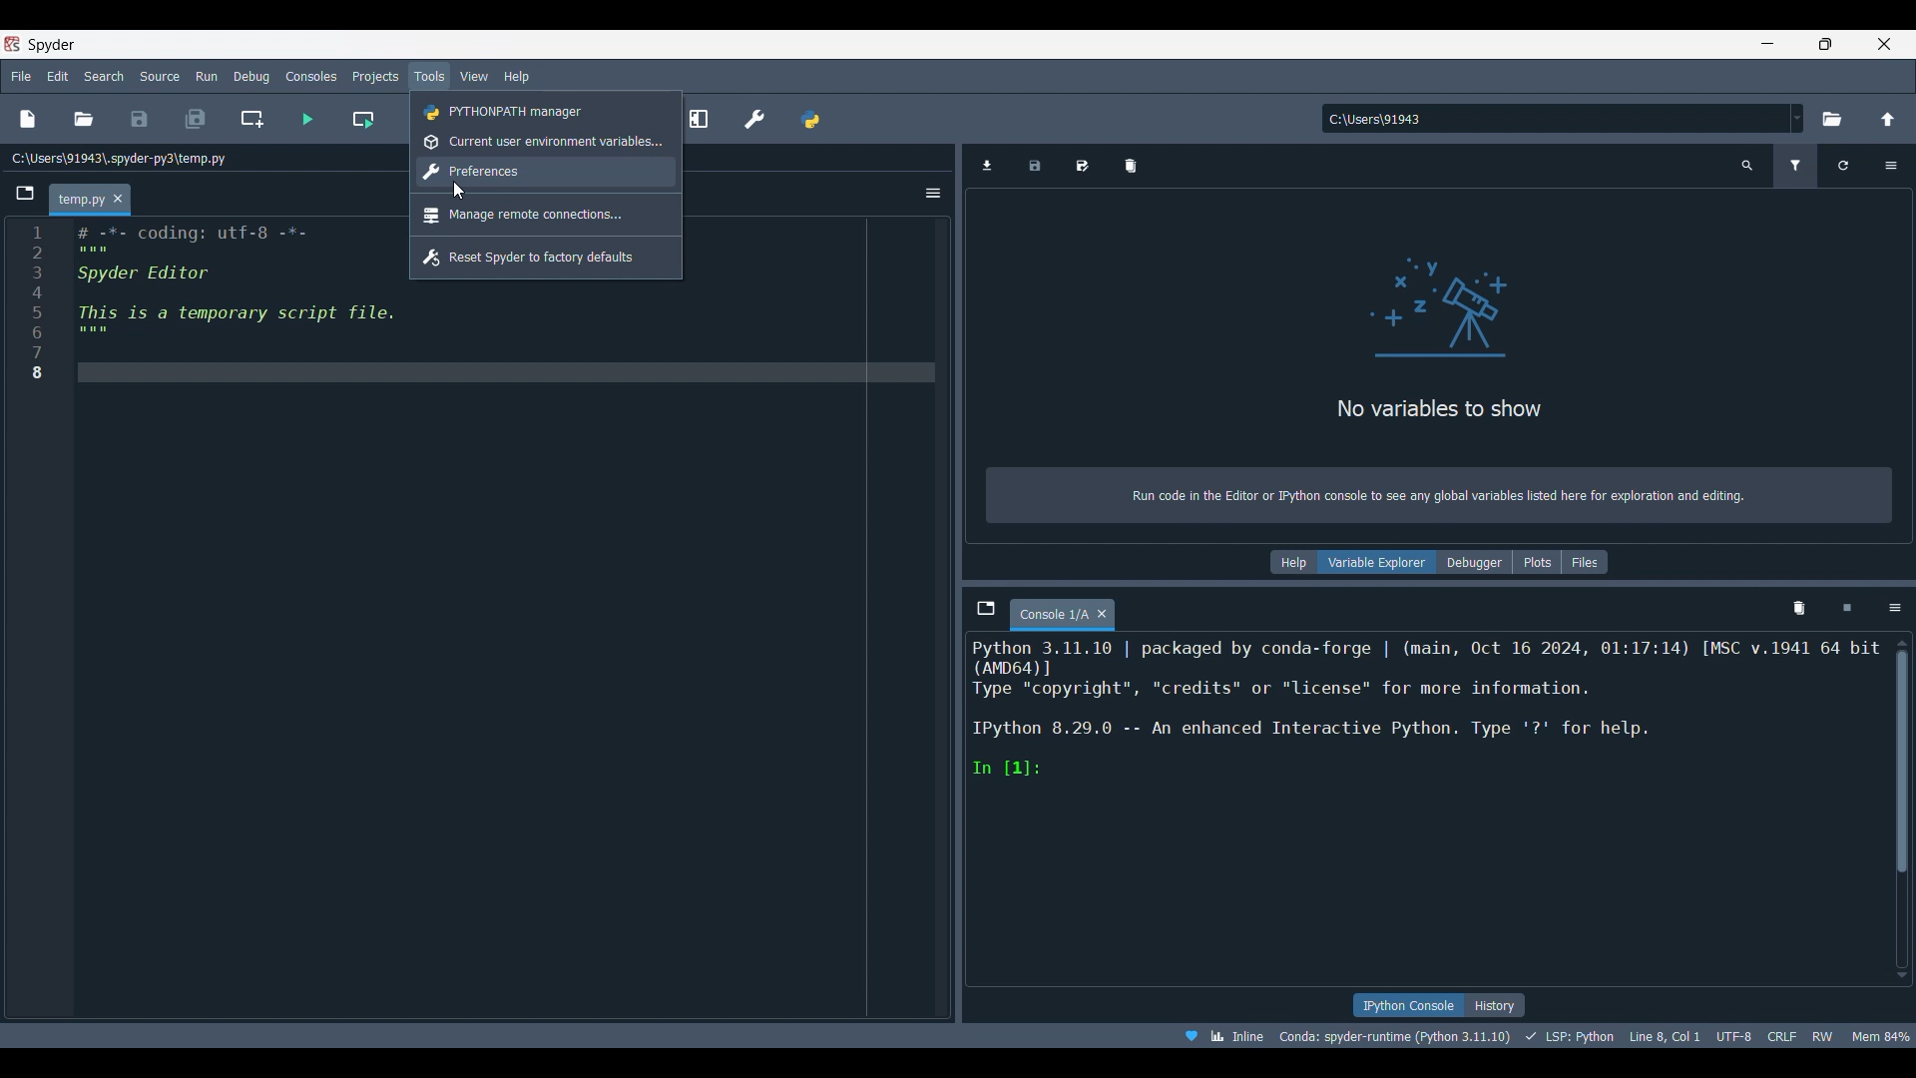 The width and height of the screenshot is (1916, 1078). What do you see at coordinates (1826, 45) in the screenshot?
I see `Show in a smaller tab` at bounding box center [1826, 45].